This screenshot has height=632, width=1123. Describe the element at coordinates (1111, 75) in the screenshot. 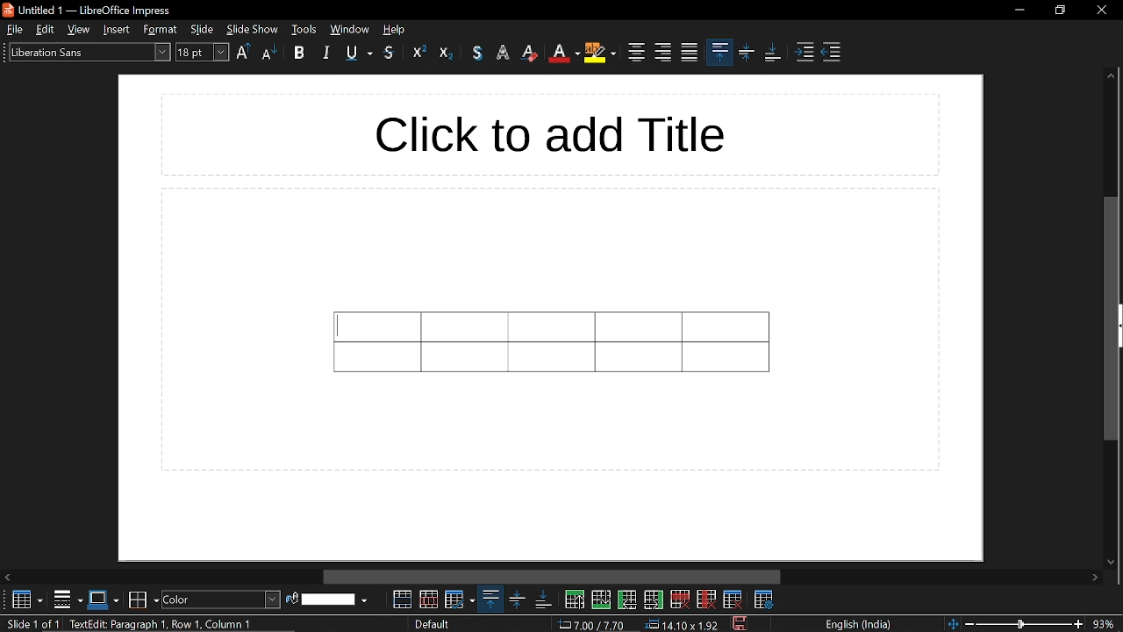

I see `move up` at that location.